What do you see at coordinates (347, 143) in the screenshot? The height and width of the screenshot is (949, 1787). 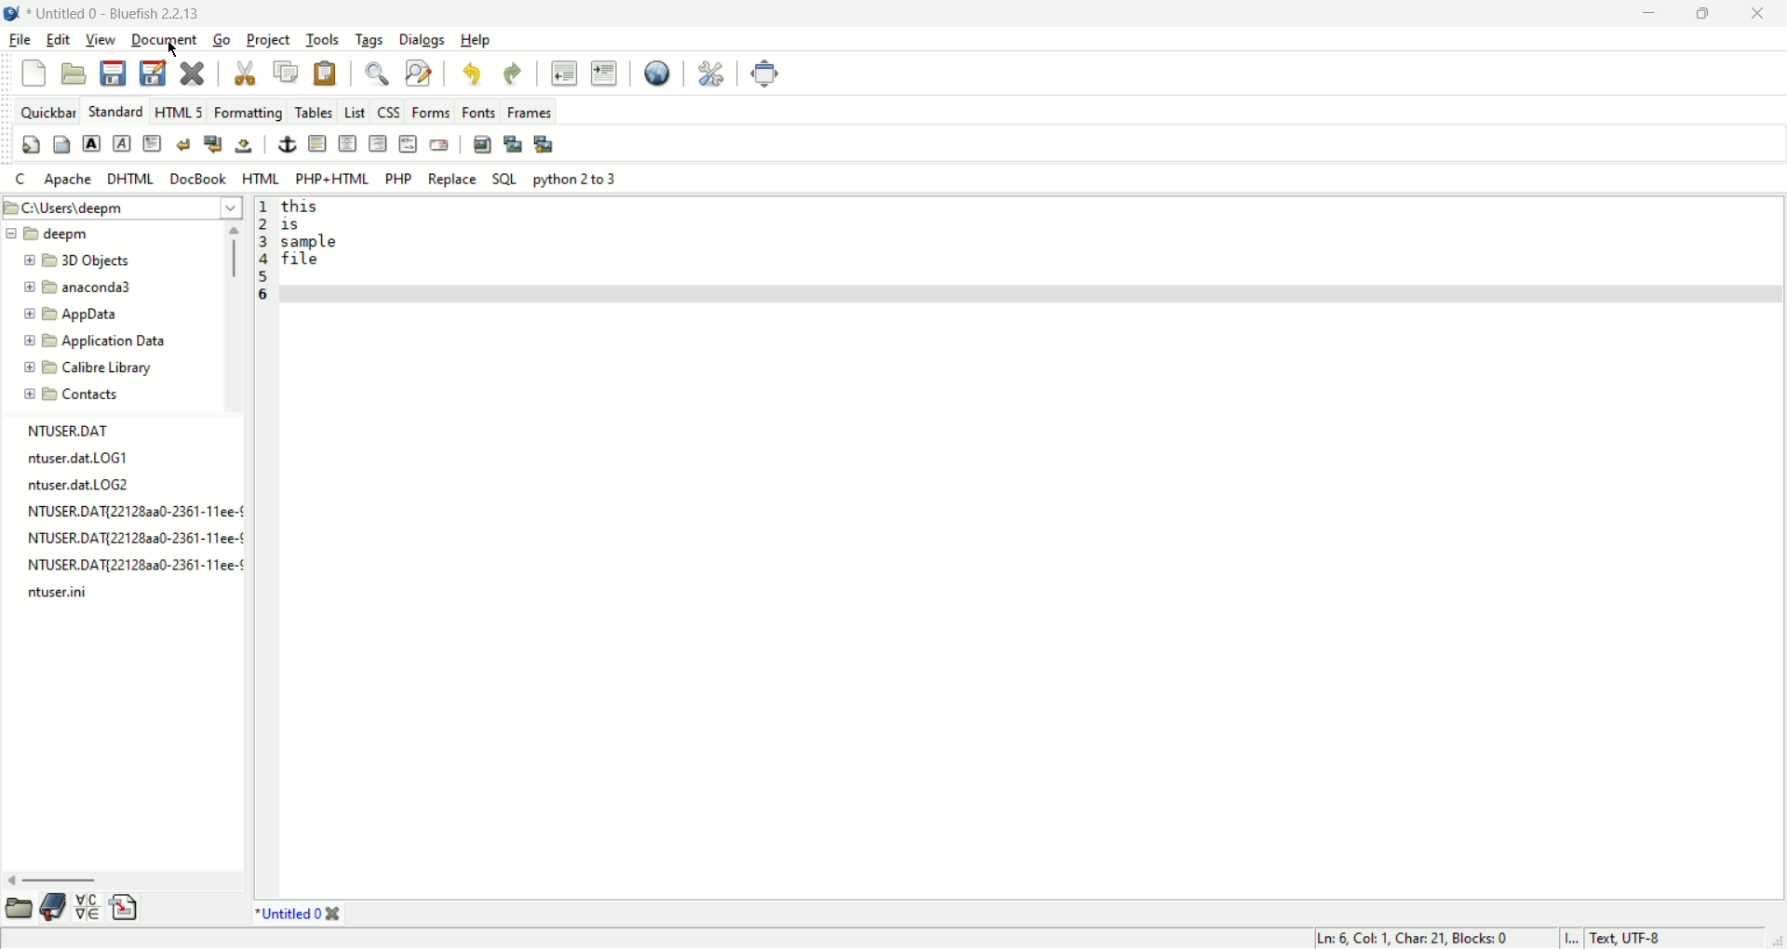 I see `center` at bounding box center [347, 143].